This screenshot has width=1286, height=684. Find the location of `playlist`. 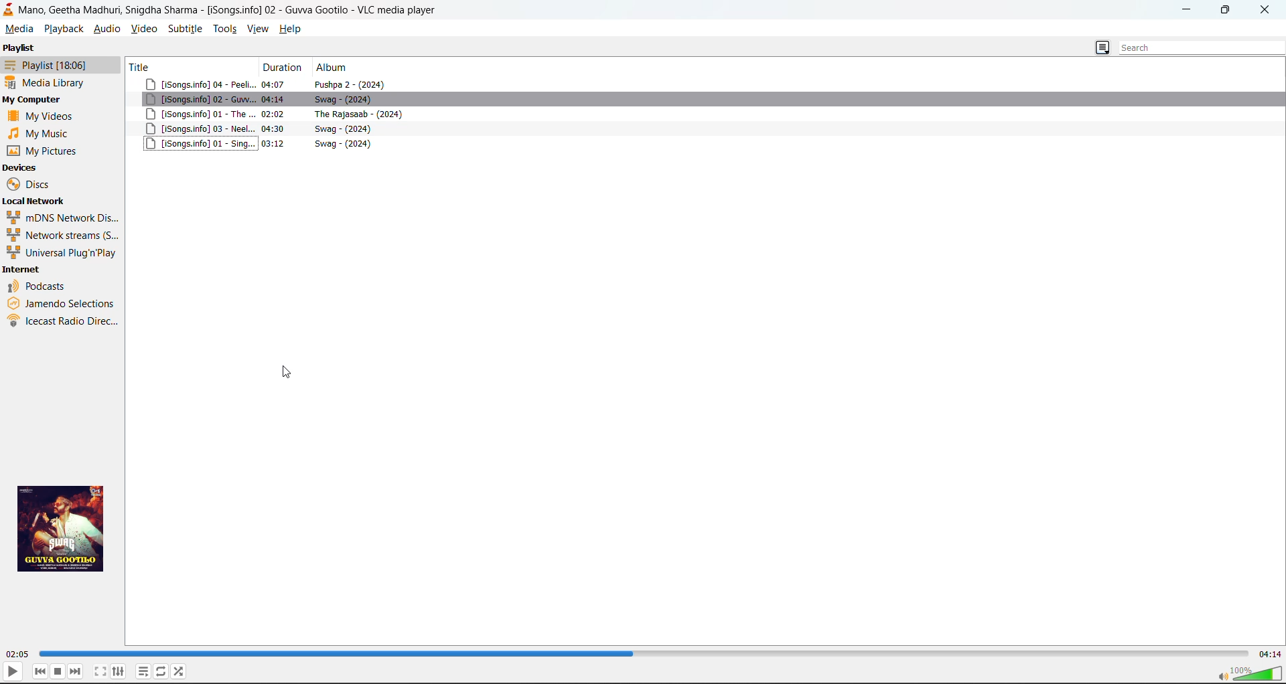

playlist is located at coordinates (44, 64).